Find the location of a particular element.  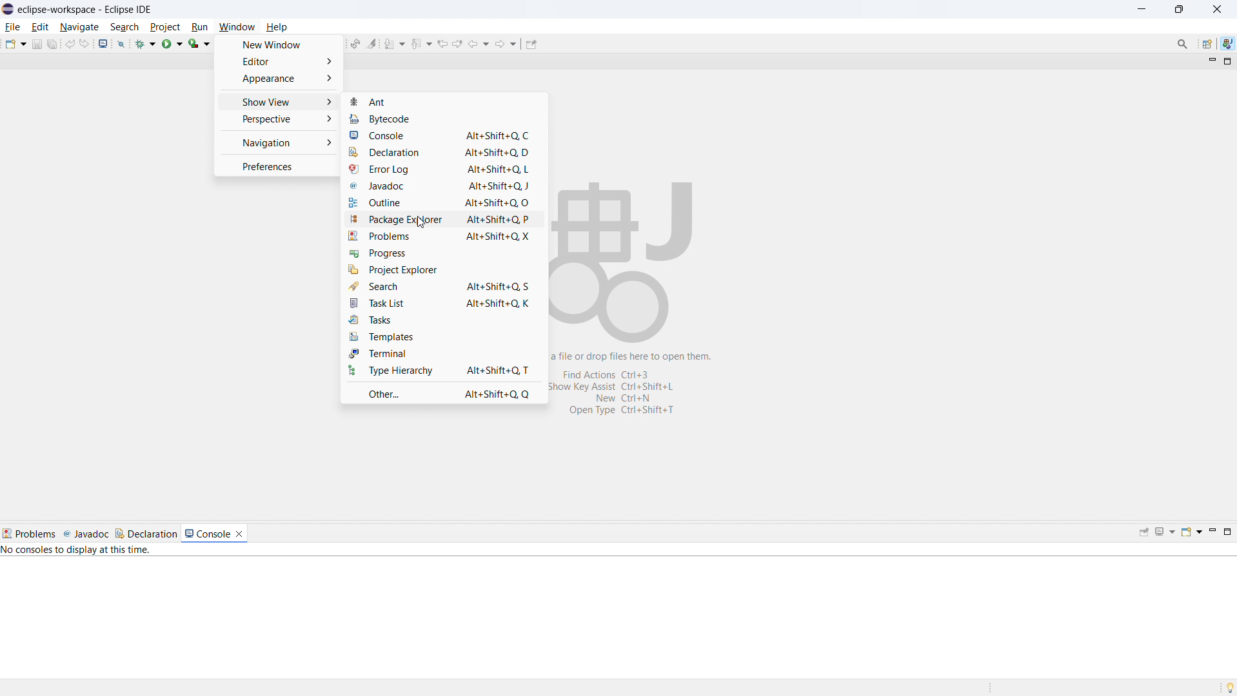

save is located at coordinates (37, 44).